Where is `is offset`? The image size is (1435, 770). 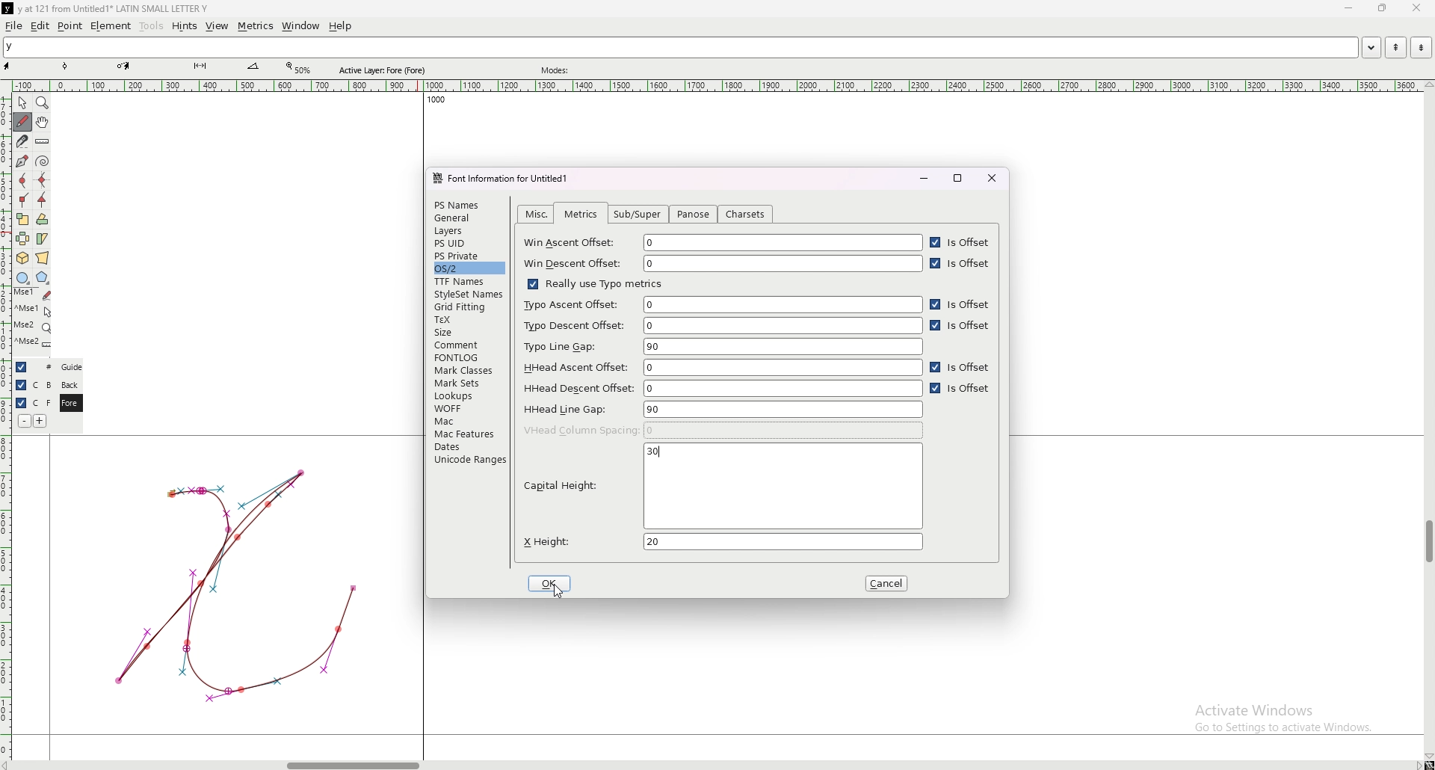
is offset is located at coordinates (961, 243).